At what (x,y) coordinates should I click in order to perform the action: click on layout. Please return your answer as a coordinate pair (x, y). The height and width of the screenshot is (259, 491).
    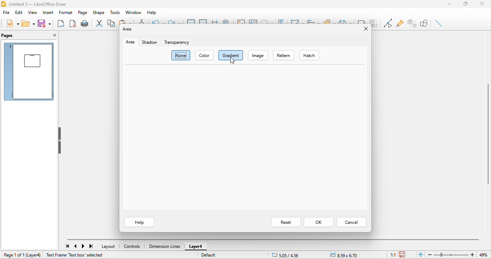
    Looking at the image, I should click on (109, 246).